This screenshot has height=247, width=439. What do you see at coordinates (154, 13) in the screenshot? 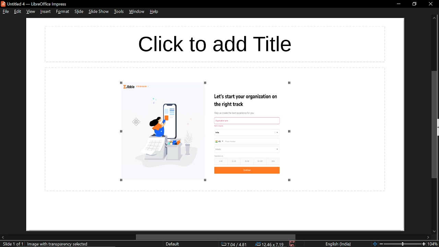
I see `help` at bounding box center [154, 13].